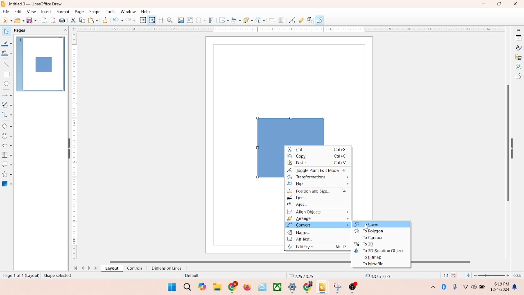 Image resolution: width=524 pixels, height=295 pixels. What do you see at coordinates (169, 20) in the screenshot?
I see `zoom and pan` at bounding box center [169, 20].